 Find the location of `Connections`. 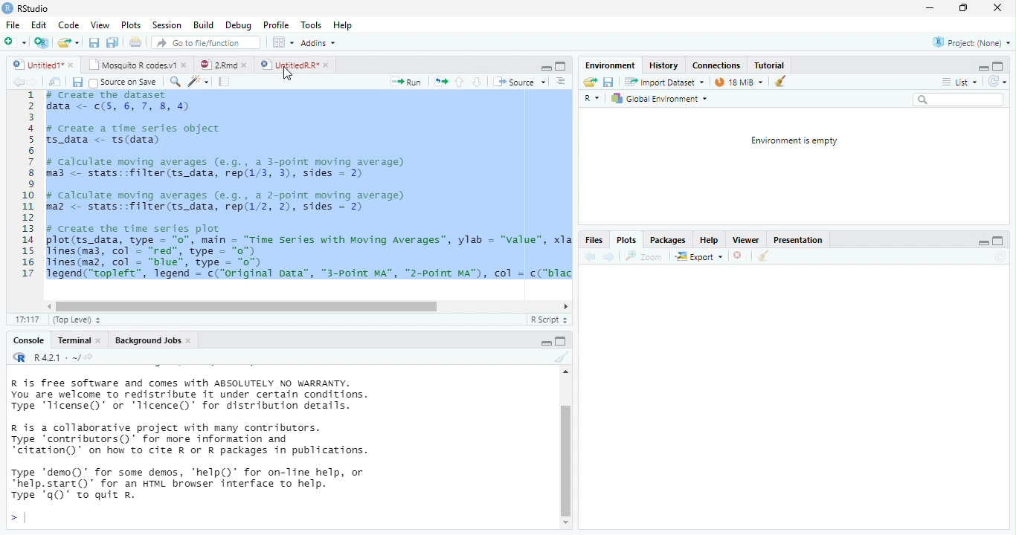

Connections is located at coordinates (716, 65).